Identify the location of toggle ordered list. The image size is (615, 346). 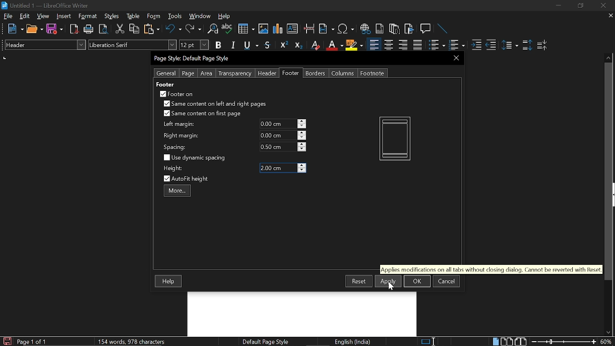
(437, 45).